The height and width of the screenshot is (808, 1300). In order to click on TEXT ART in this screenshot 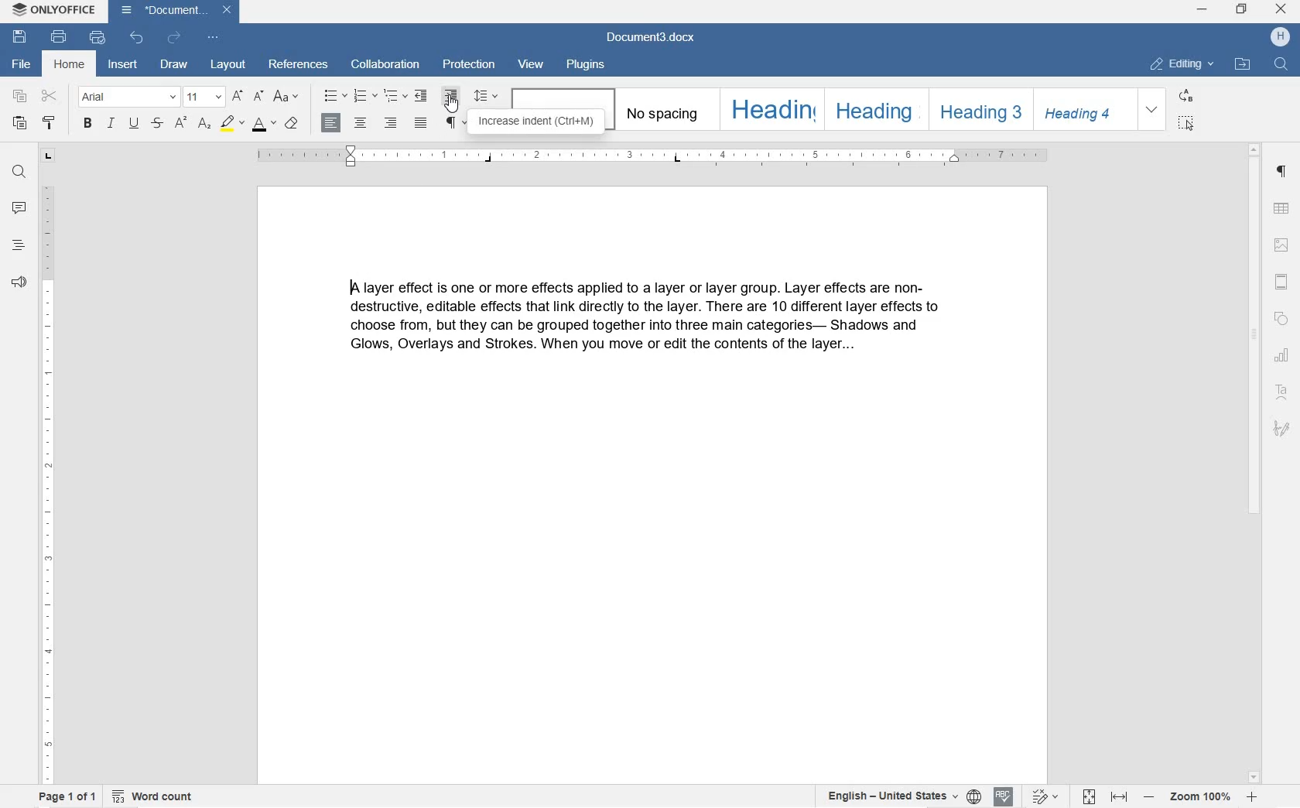, I will do `click(1283, 389)`.